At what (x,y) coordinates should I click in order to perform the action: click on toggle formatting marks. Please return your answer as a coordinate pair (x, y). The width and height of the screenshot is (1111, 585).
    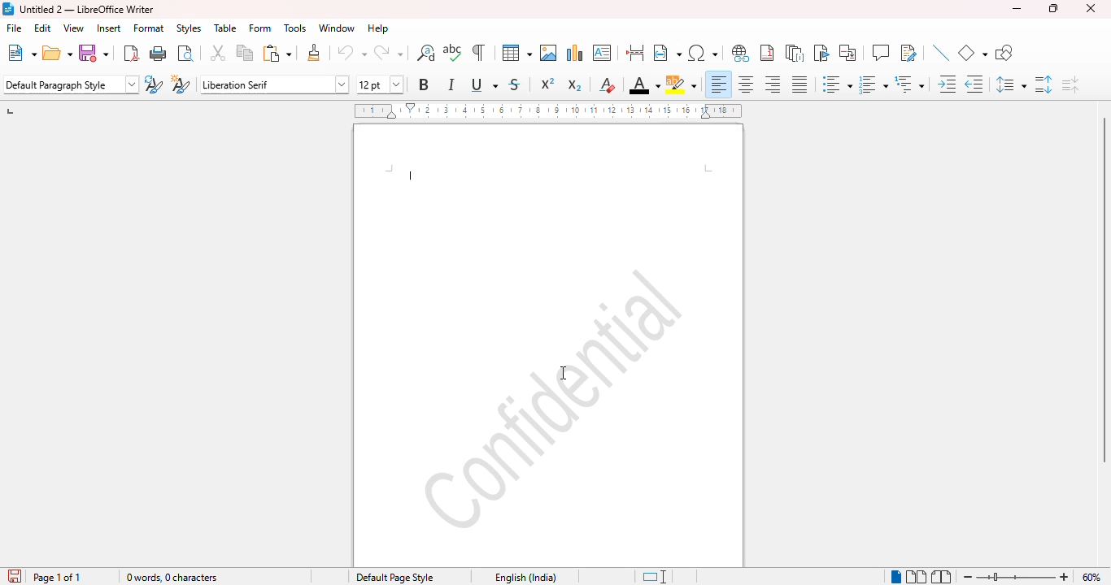
    Looking at the image, I should click on (477, 52).